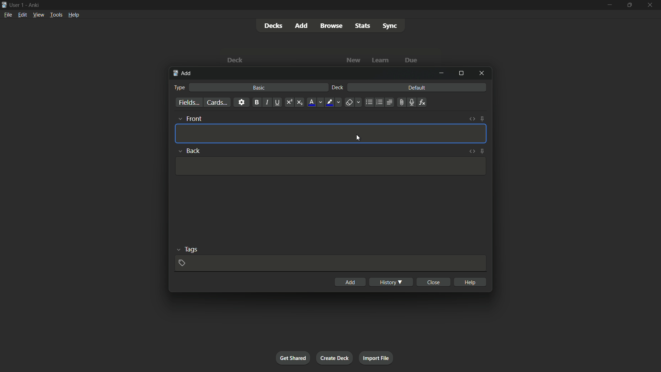 The height and width of the screenshot is (372, 661). What do you see at coordinates (241, 102) in the screenshot?
I see `settings` at bounding box center [241, 102].